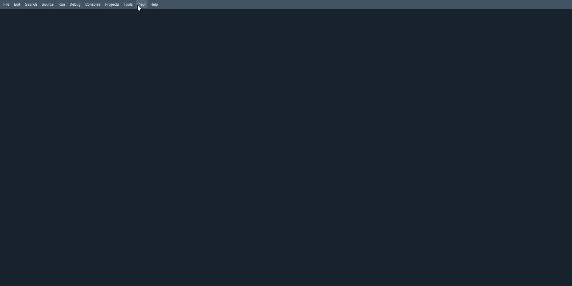 The height and width of the screenshot is (286, 572). I want to click on Tools, so click(129, 4).